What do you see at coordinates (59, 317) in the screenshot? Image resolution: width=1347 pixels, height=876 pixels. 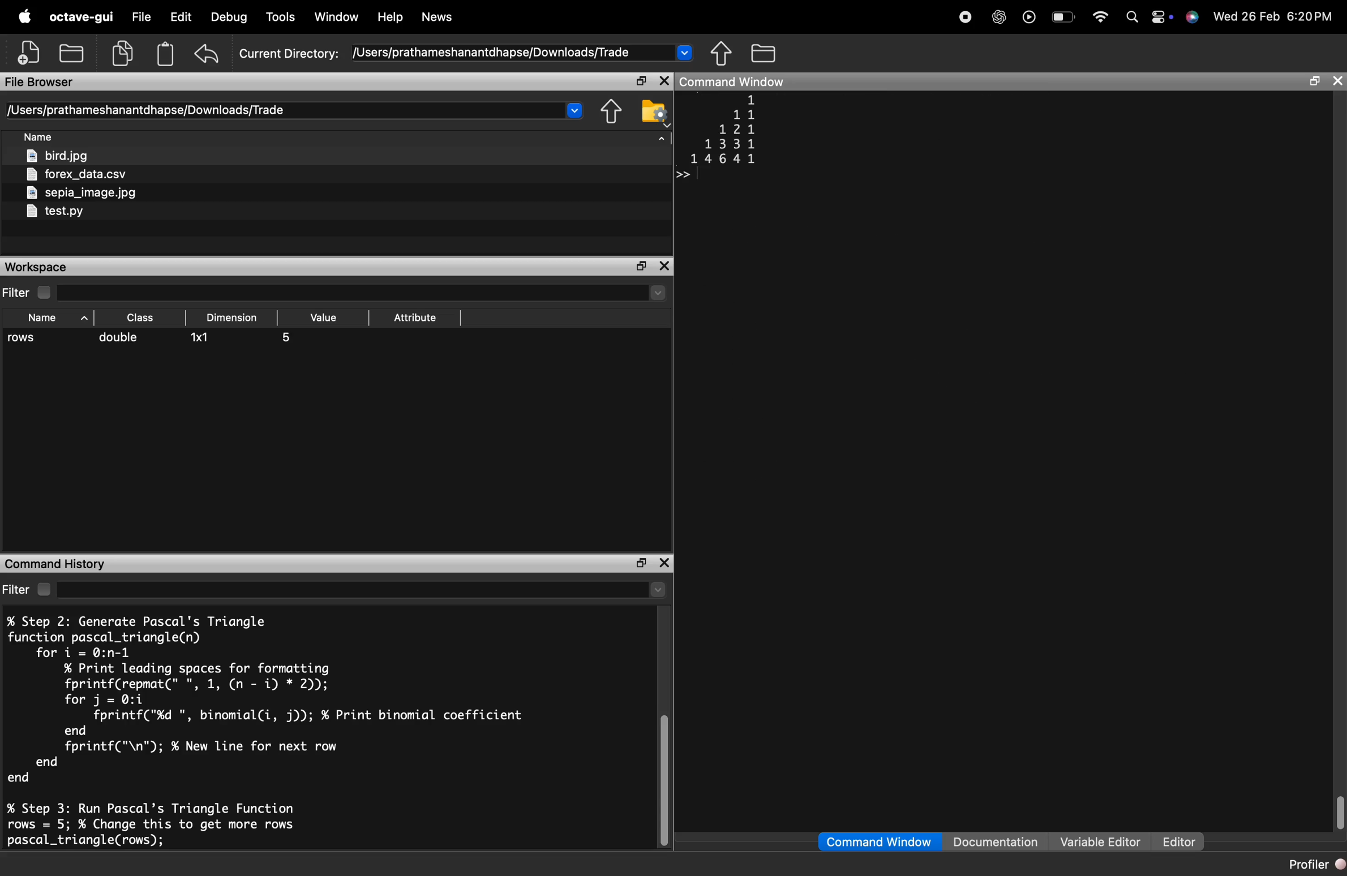 I see `Name` at bounding box center [59, 317].